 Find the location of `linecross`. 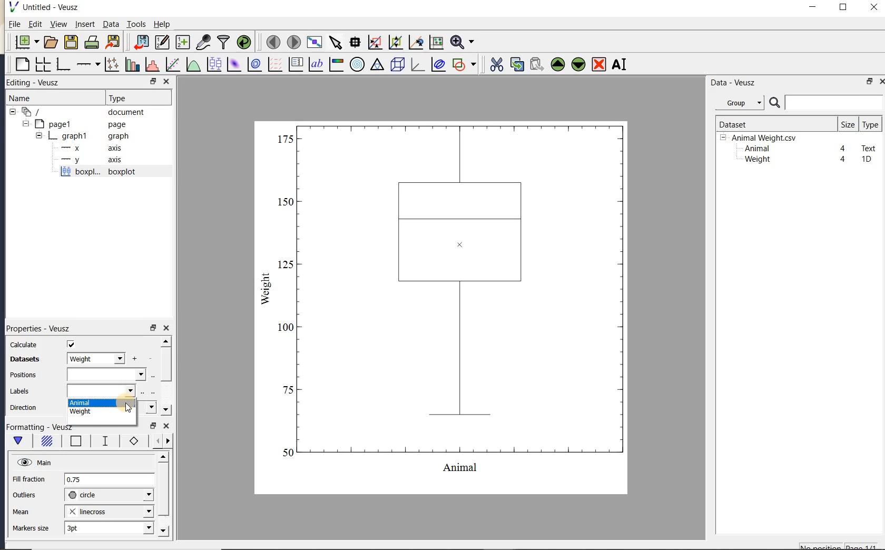

linecross is located at coordinates (108, 511).